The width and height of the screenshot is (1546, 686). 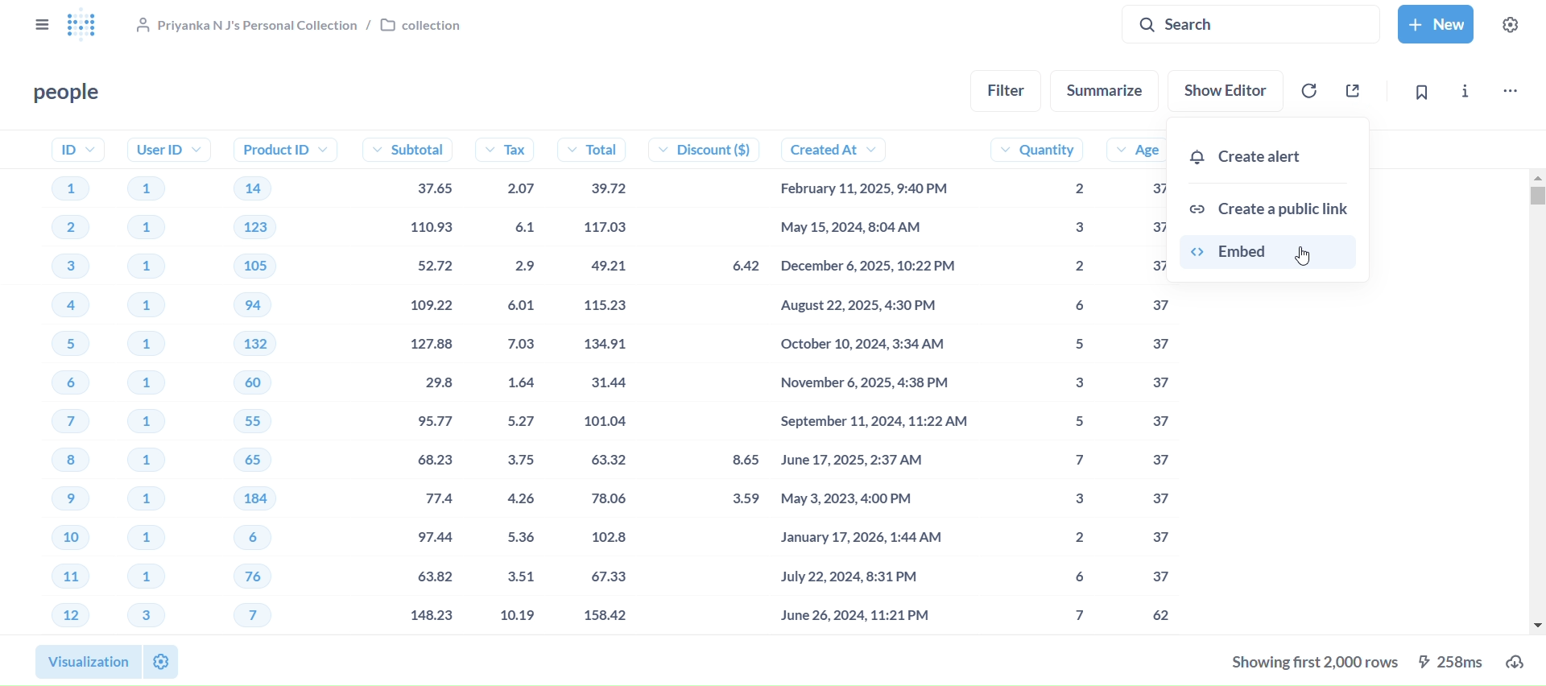 What do you see at coordinates (42, 26) in the screenshot?
I see `close sidebars` at bounding box center [42, 26].